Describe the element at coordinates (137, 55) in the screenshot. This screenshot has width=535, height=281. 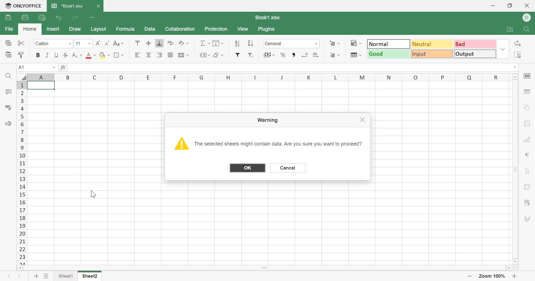
I see `Align Left` at that location.